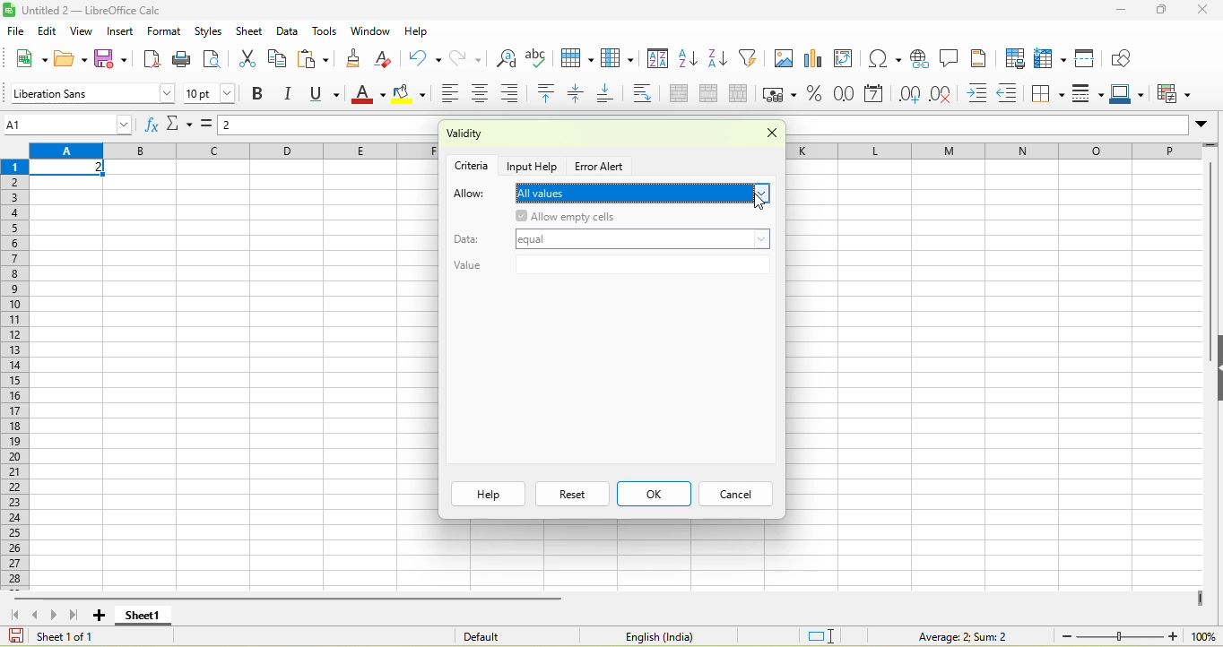 The height and width of the screenshot is (647, 1223). I want to click on help, so click(488, 494).